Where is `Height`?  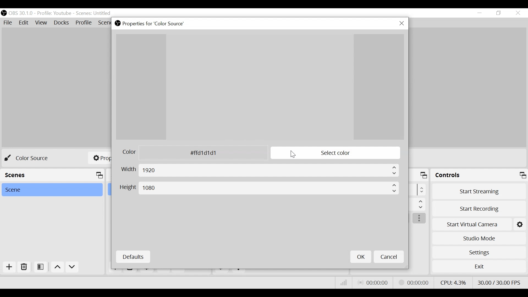
Height is located at coordinates (260, 188).